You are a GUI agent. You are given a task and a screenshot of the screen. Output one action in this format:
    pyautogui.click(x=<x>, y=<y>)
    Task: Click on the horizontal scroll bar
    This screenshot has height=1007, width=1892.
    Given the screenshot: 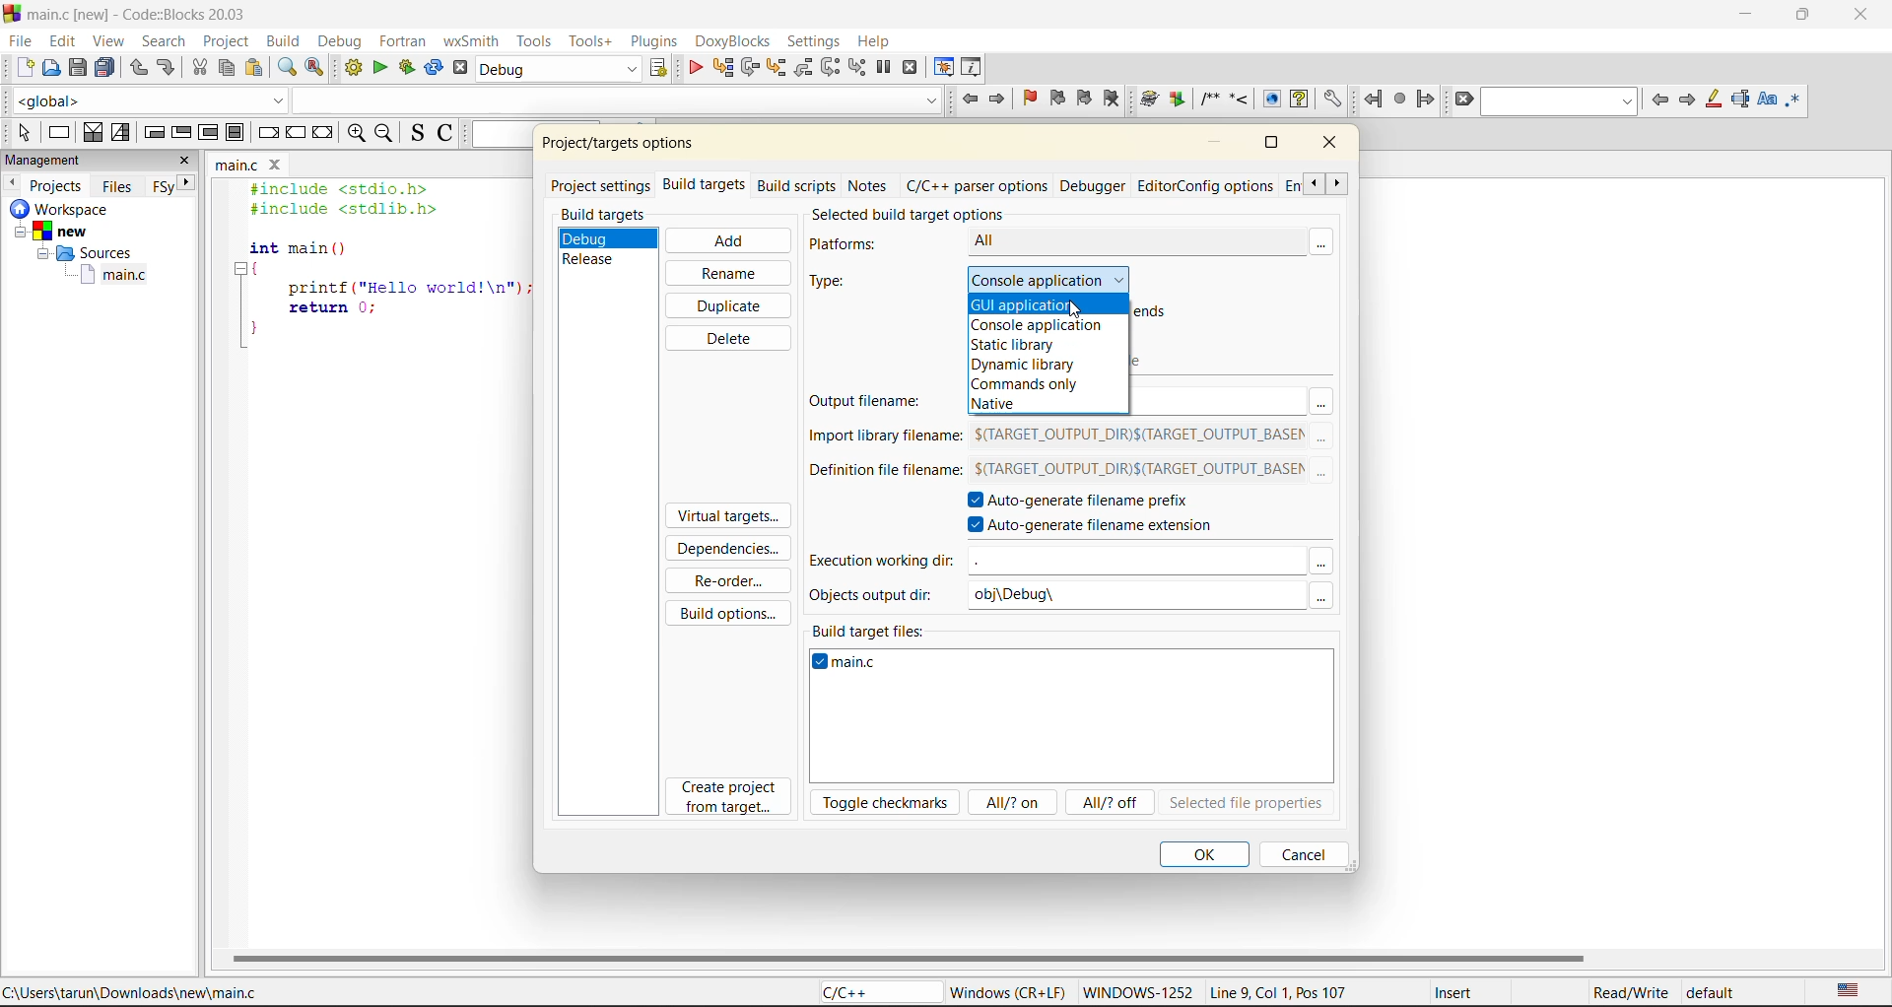 What is the action you would take?
    pyautogui.click(x=908, y=958)
    